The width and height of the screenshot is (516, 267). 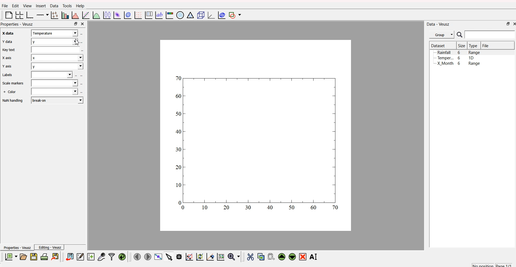 I want to click on draw points, so click(x=199, y=257).